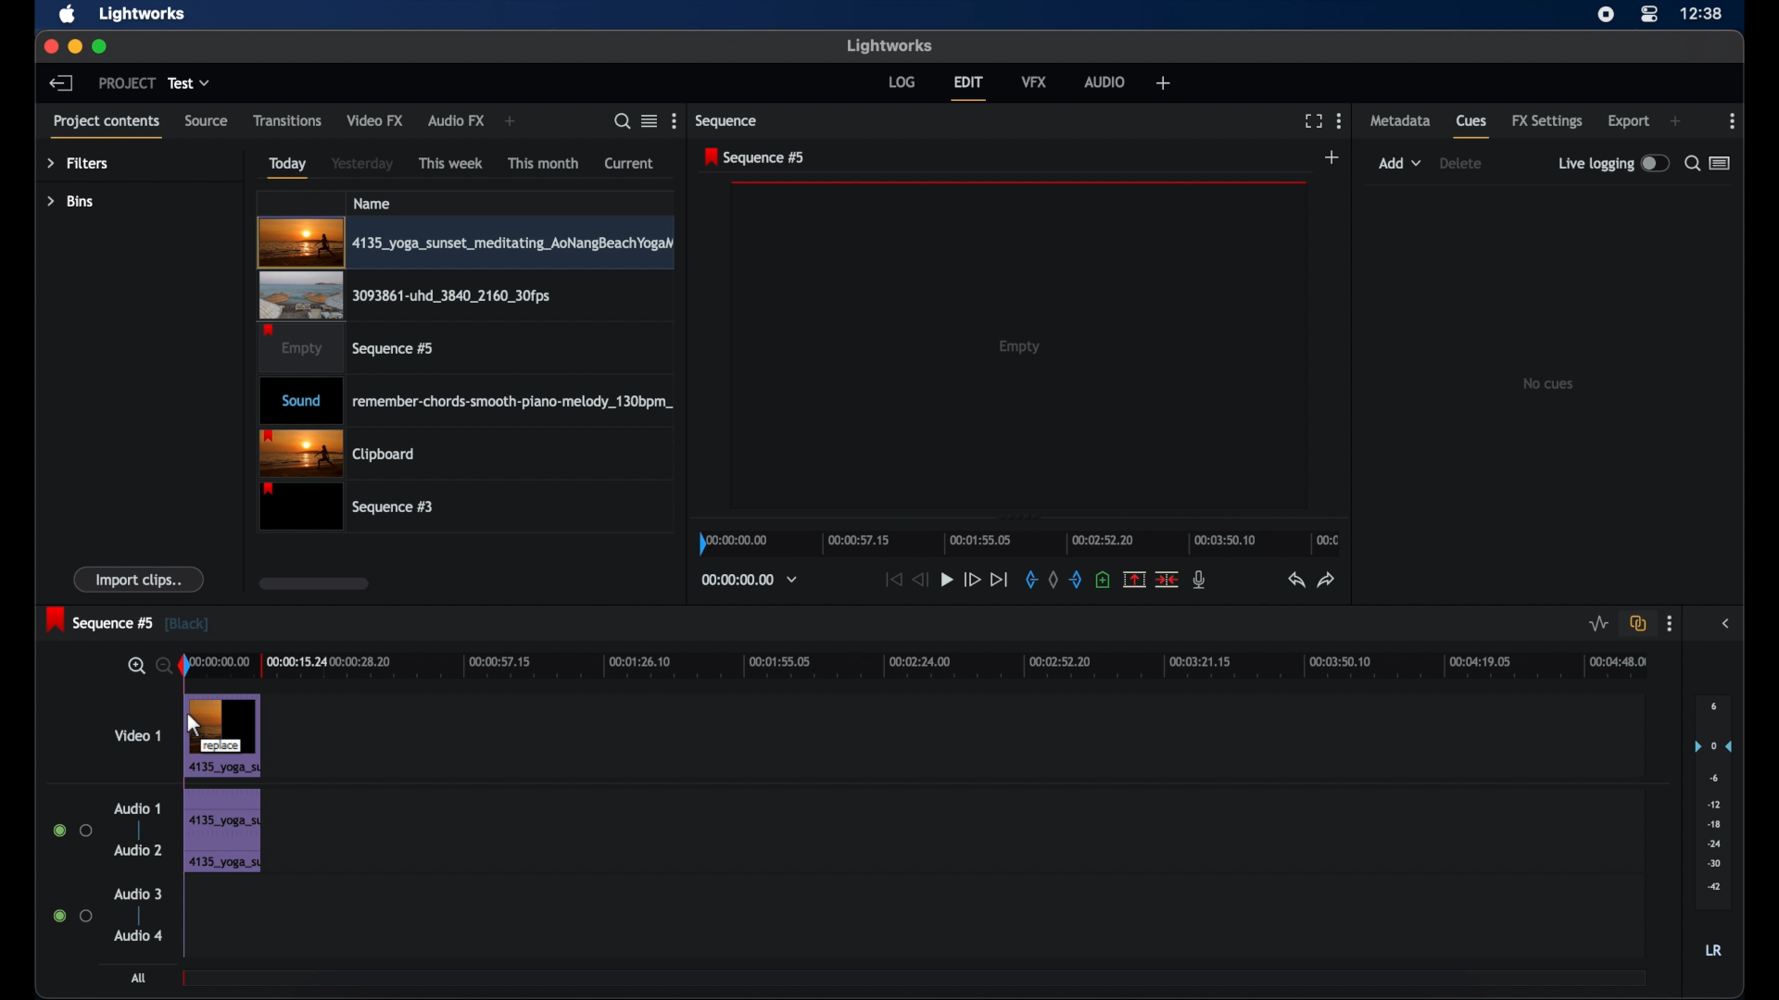 The height and width of the screenshot is (1000, 1779). What do you see at coordinates (1670, 624) in the screenshot?
I see `more options` at bounding box center [1670, 624].